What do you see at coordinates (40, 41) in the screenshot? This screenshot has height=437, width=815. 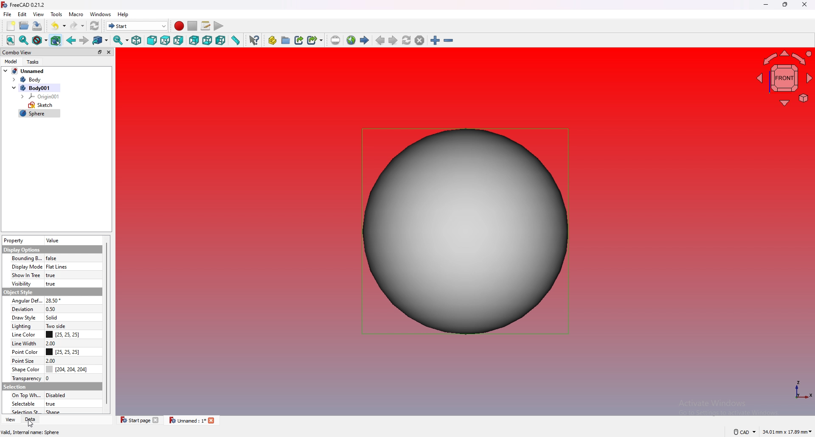 I see `draw style` at bounding box center [40, 41].